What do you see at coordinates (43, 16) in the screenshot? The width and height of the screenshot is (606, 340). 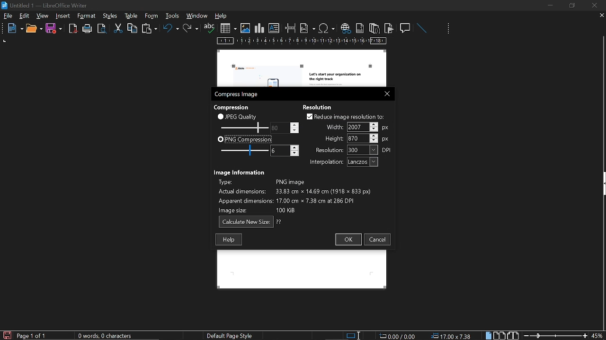 I see `view` at bounding box center [43, 16].